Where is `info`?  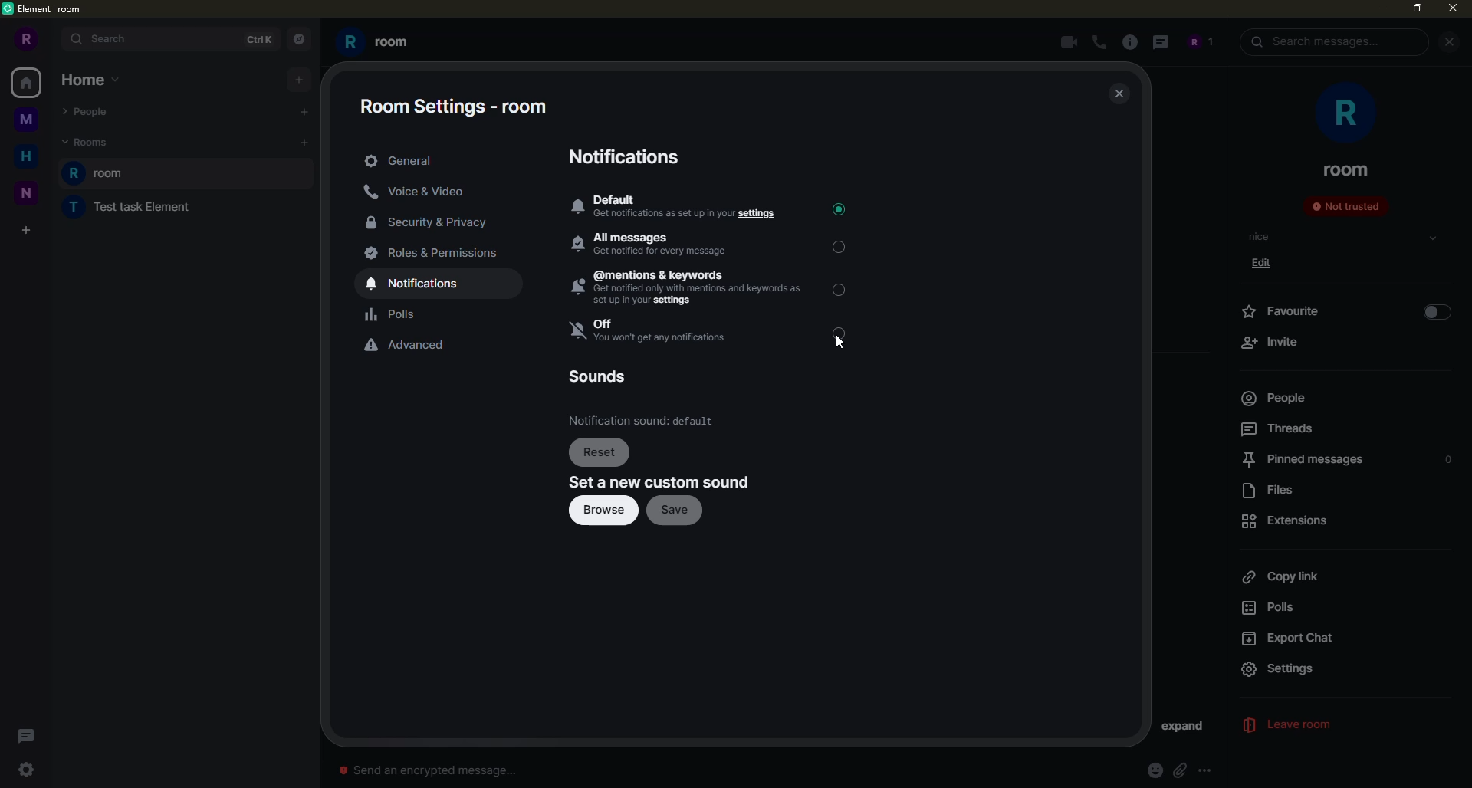 info is located at coordinates (785, 731).